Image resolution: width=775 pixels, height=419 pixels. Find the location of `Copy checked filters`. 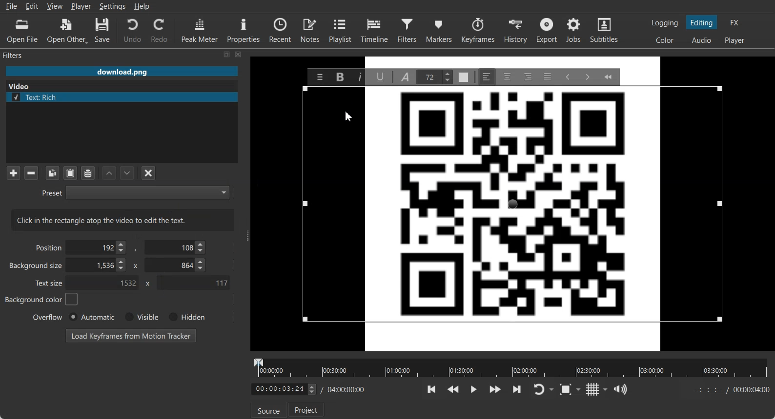

Copy checked filters is located at coordinates (52, 173).